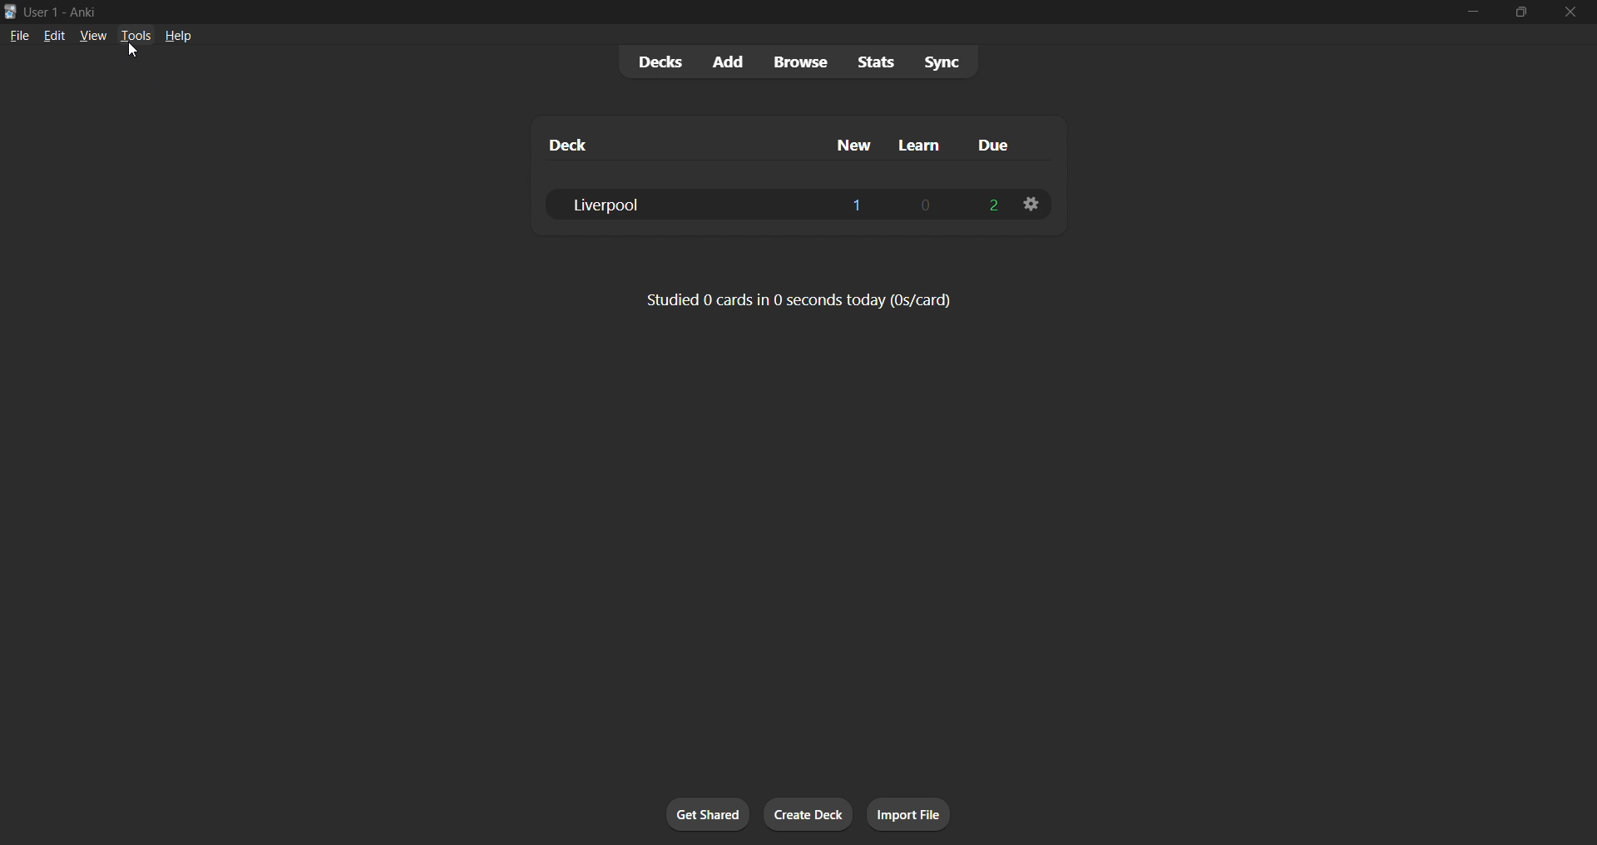 Image resolution: width=1597 pixels, height=845 pixels. Describe the element at coordinates (805, 813) in the screenshot. I see `create deck` at that location.